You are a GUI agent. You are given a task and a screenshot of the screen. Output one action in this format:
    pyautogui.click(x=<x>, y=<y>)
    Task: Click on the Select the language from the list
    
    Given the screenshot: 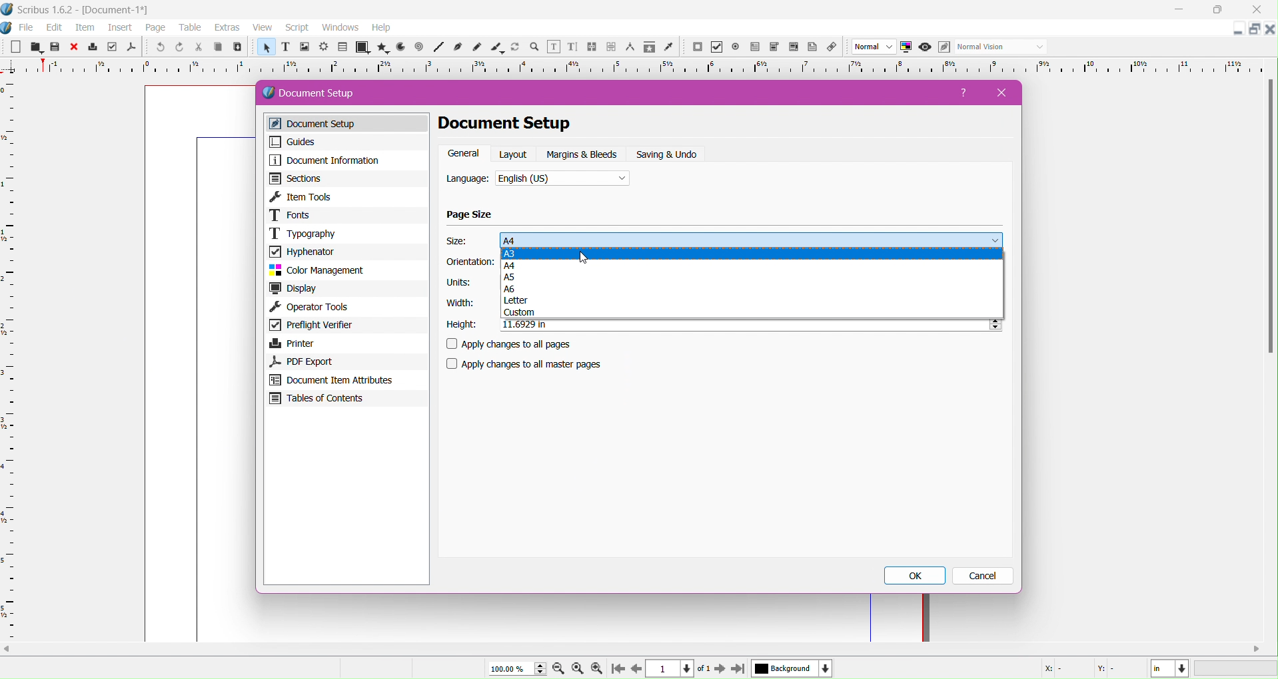 What is the action you would take?
    pyautogui.click(x=563, y=180)
    